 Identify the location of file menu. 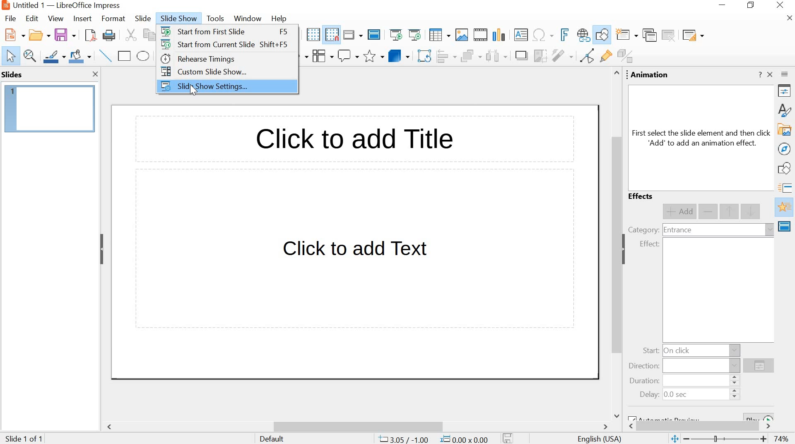
(13, 18).